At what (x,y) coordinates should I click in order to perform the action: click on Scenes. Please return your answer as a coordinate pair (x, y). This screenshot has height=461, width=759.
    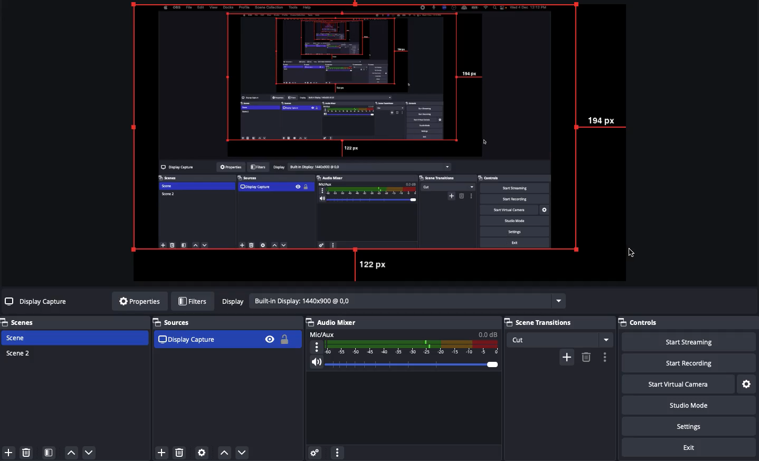
    Looking at the image, I should click on (24, 322).